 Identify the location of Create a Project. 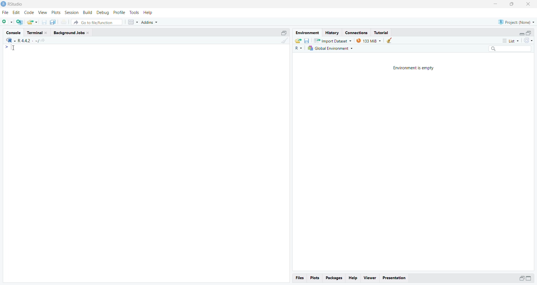
(20, 22).